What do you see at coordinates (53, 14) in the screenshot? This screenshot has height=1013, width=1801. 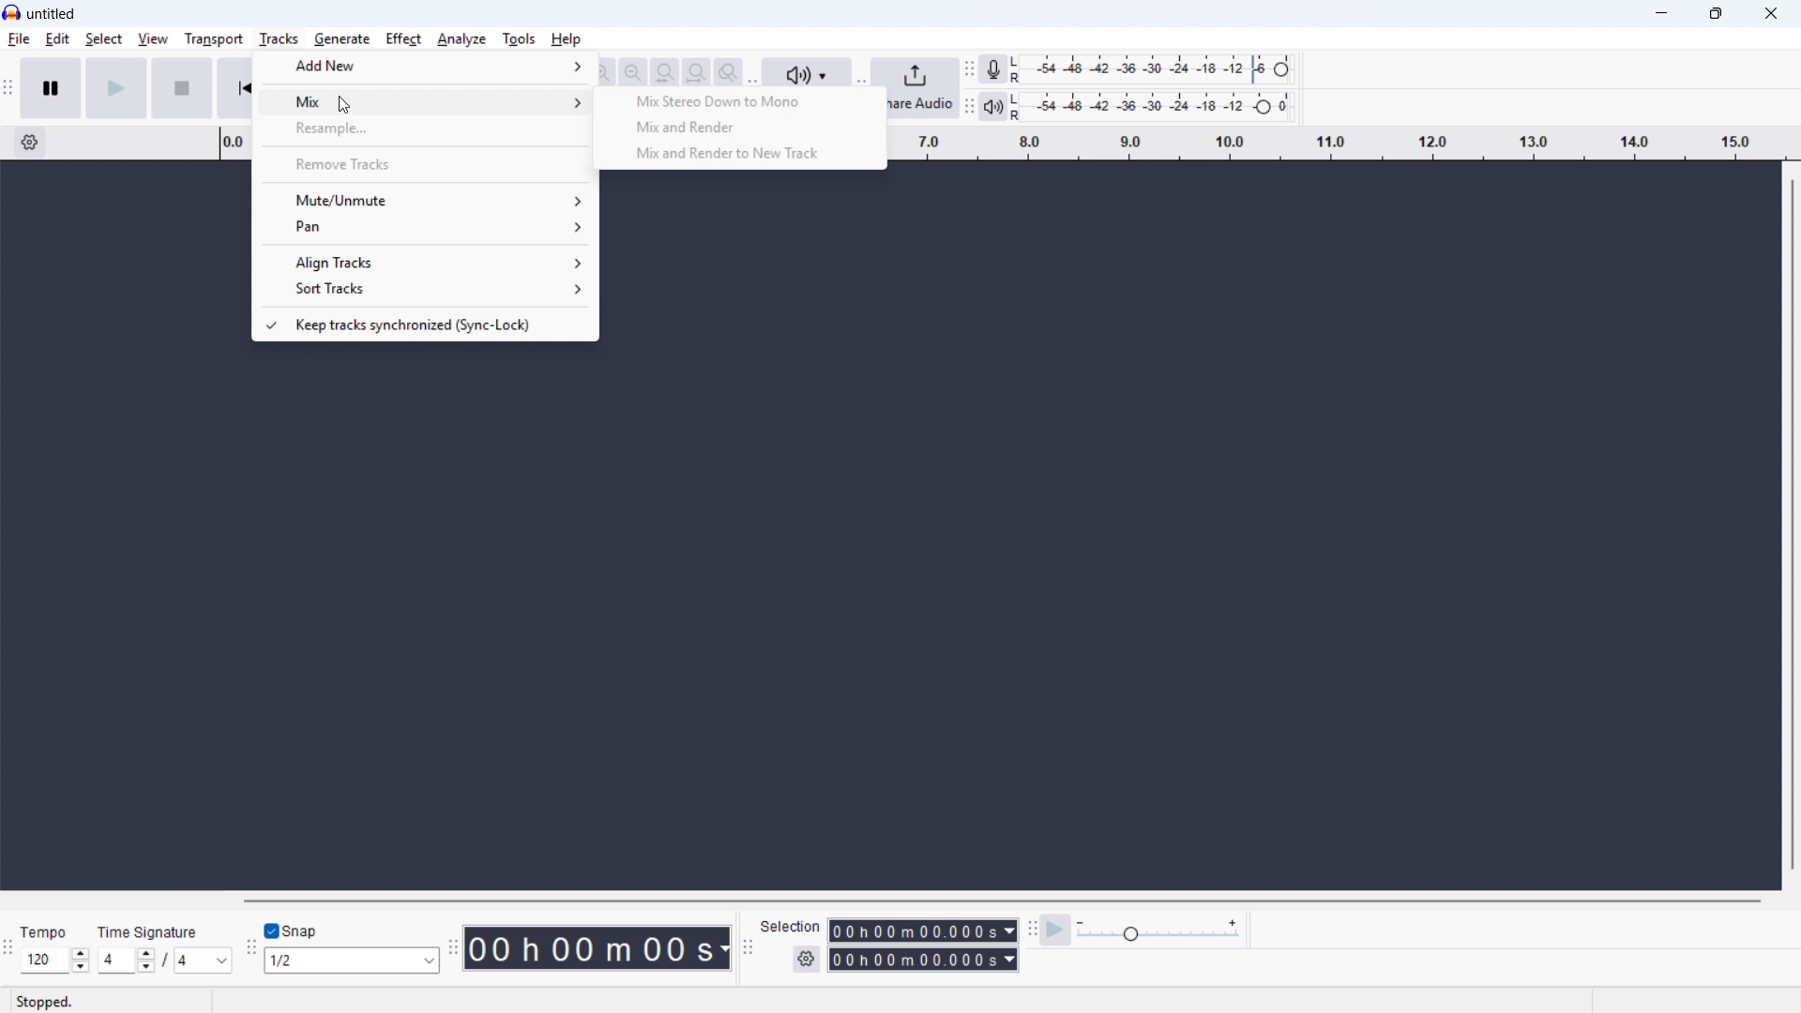 I see `Title ` at bounding box center [53, 14].